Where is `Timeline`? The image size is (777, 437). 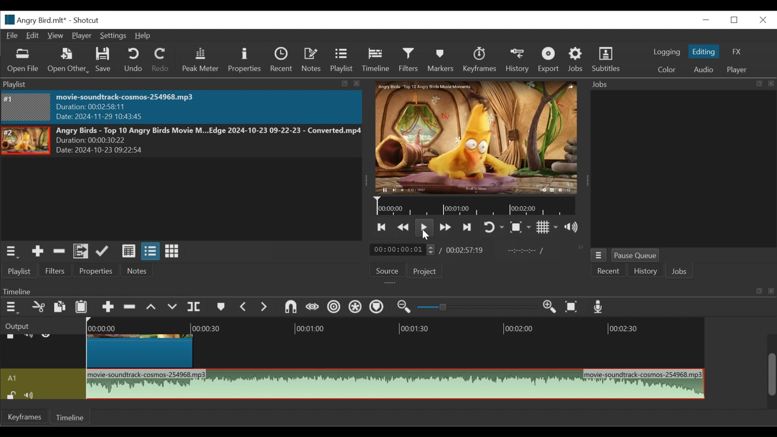
Timeline is located at coordinates (382, 325).